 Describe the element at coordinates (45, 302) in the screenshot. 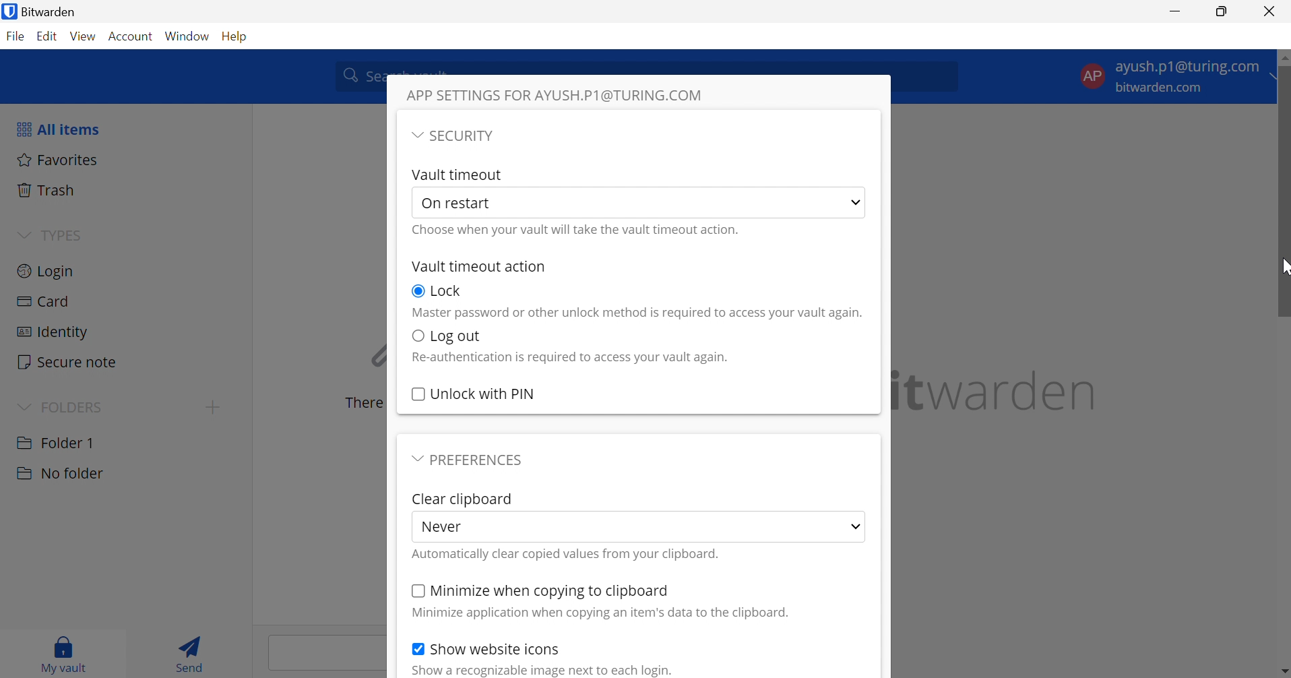

I see `Card` at that location.